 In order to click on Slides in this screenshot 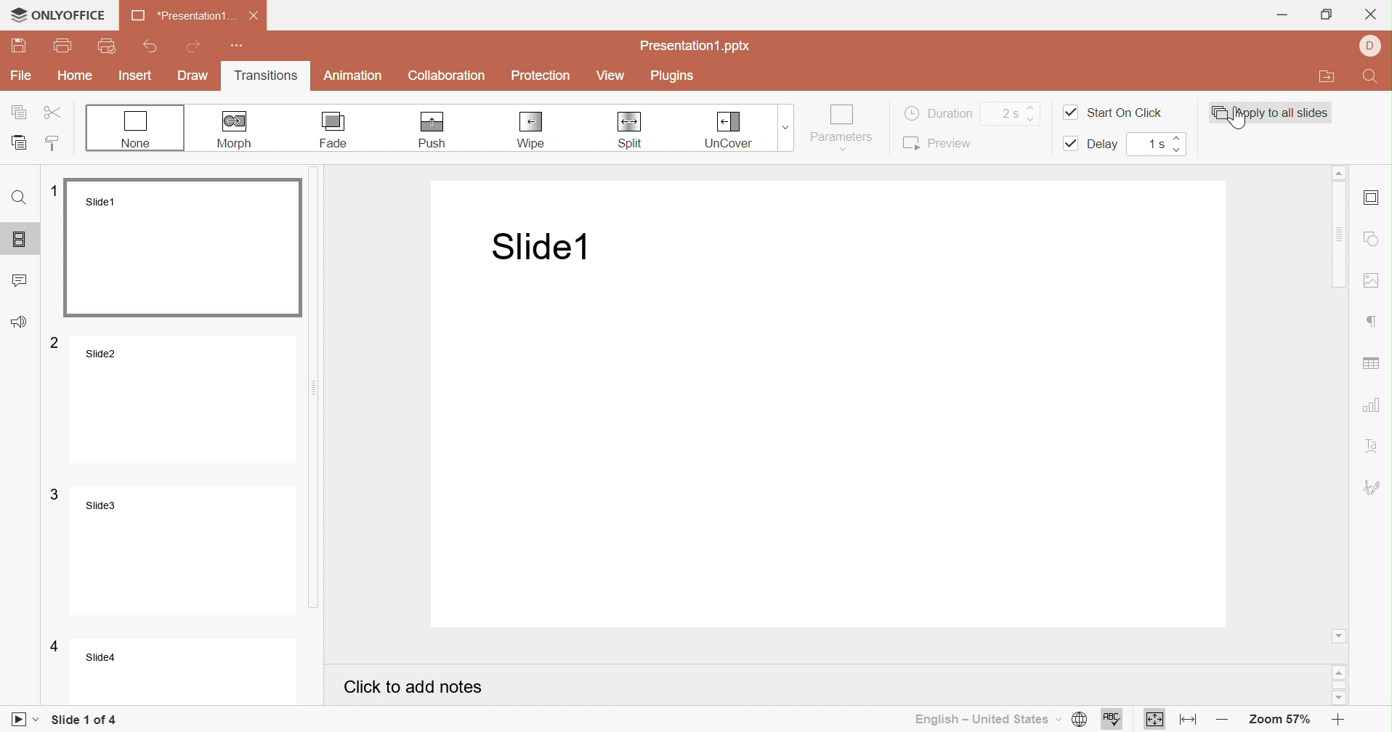, I will do `click(18, 239)`.